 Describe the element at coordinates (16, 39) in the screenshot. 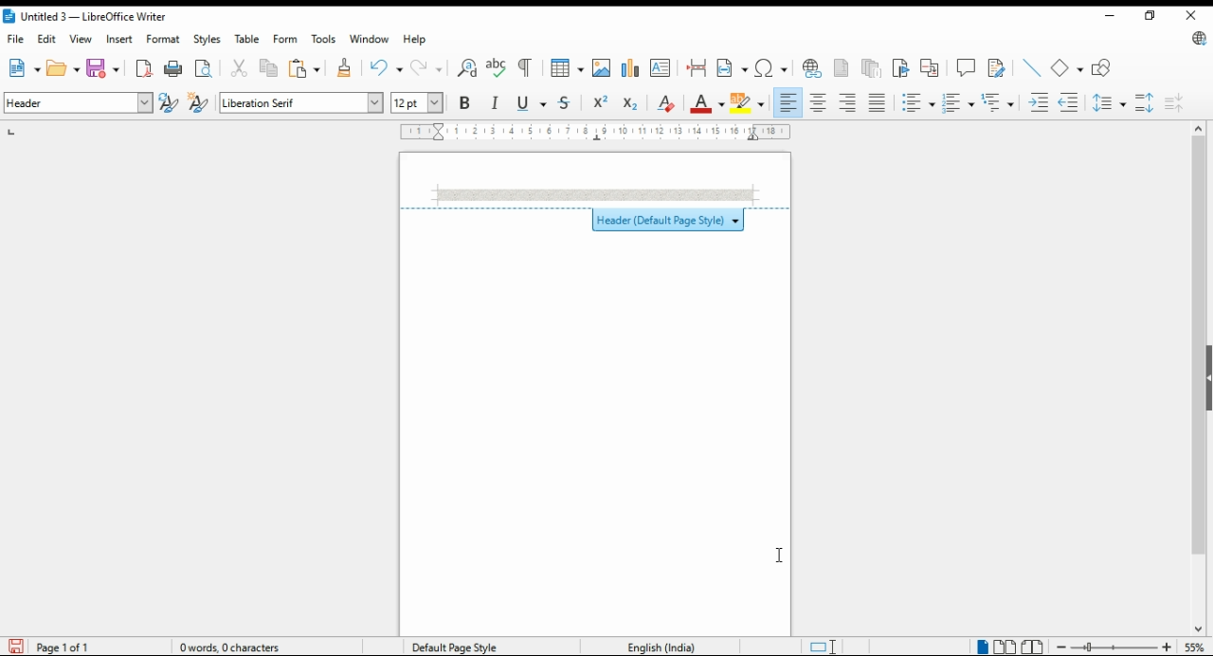

I see `file` at that location.